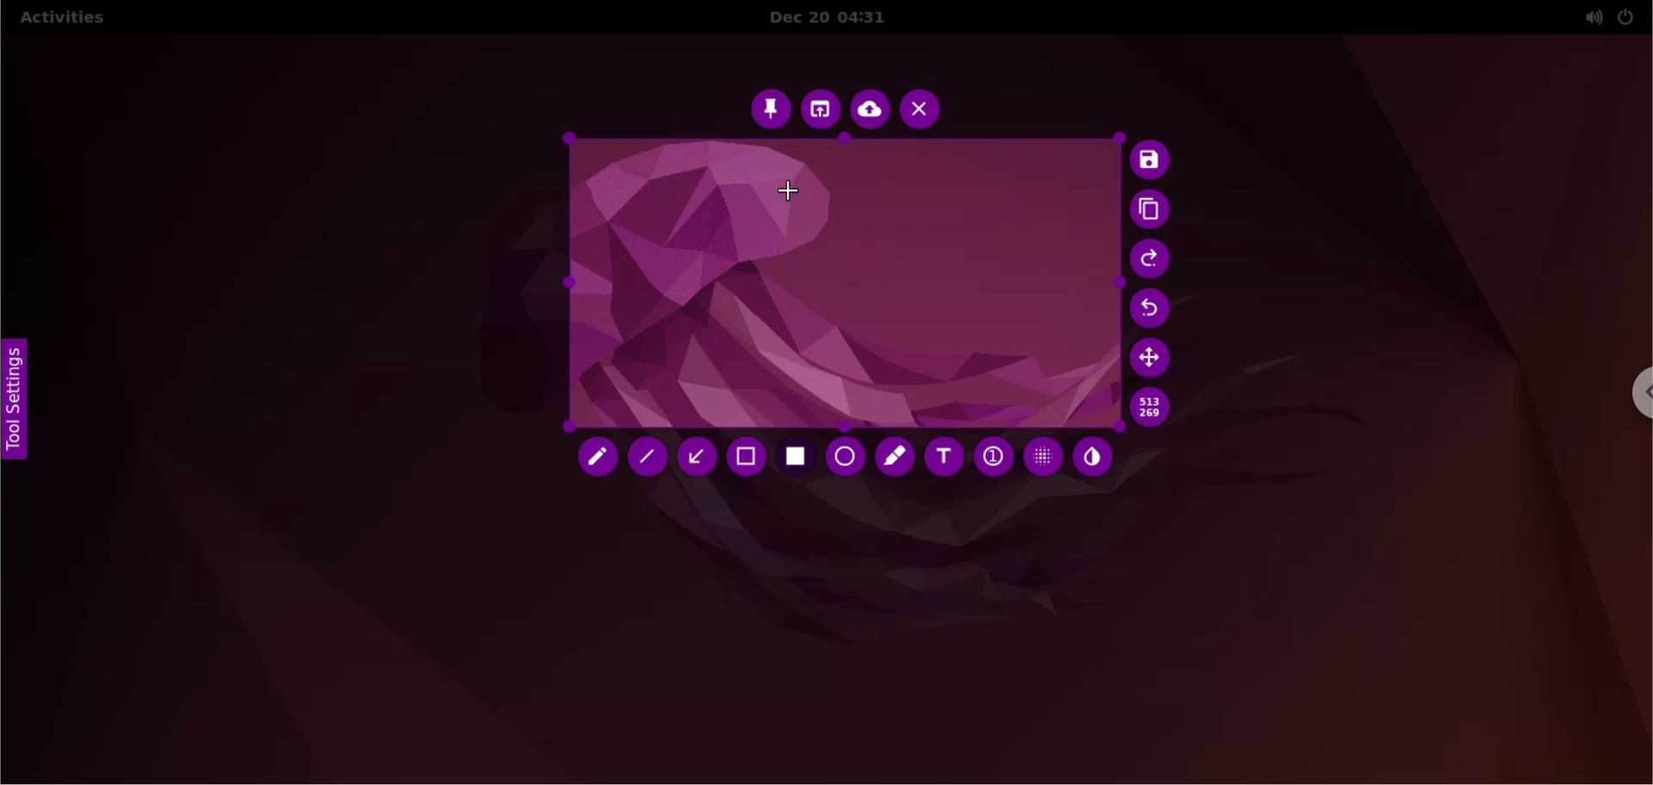 The height and width of the screenshot is (785, 1653). What do you see at coordinates (845, 457) in the screenshot?
I see `circle tool` at bounding box center [845, 457].